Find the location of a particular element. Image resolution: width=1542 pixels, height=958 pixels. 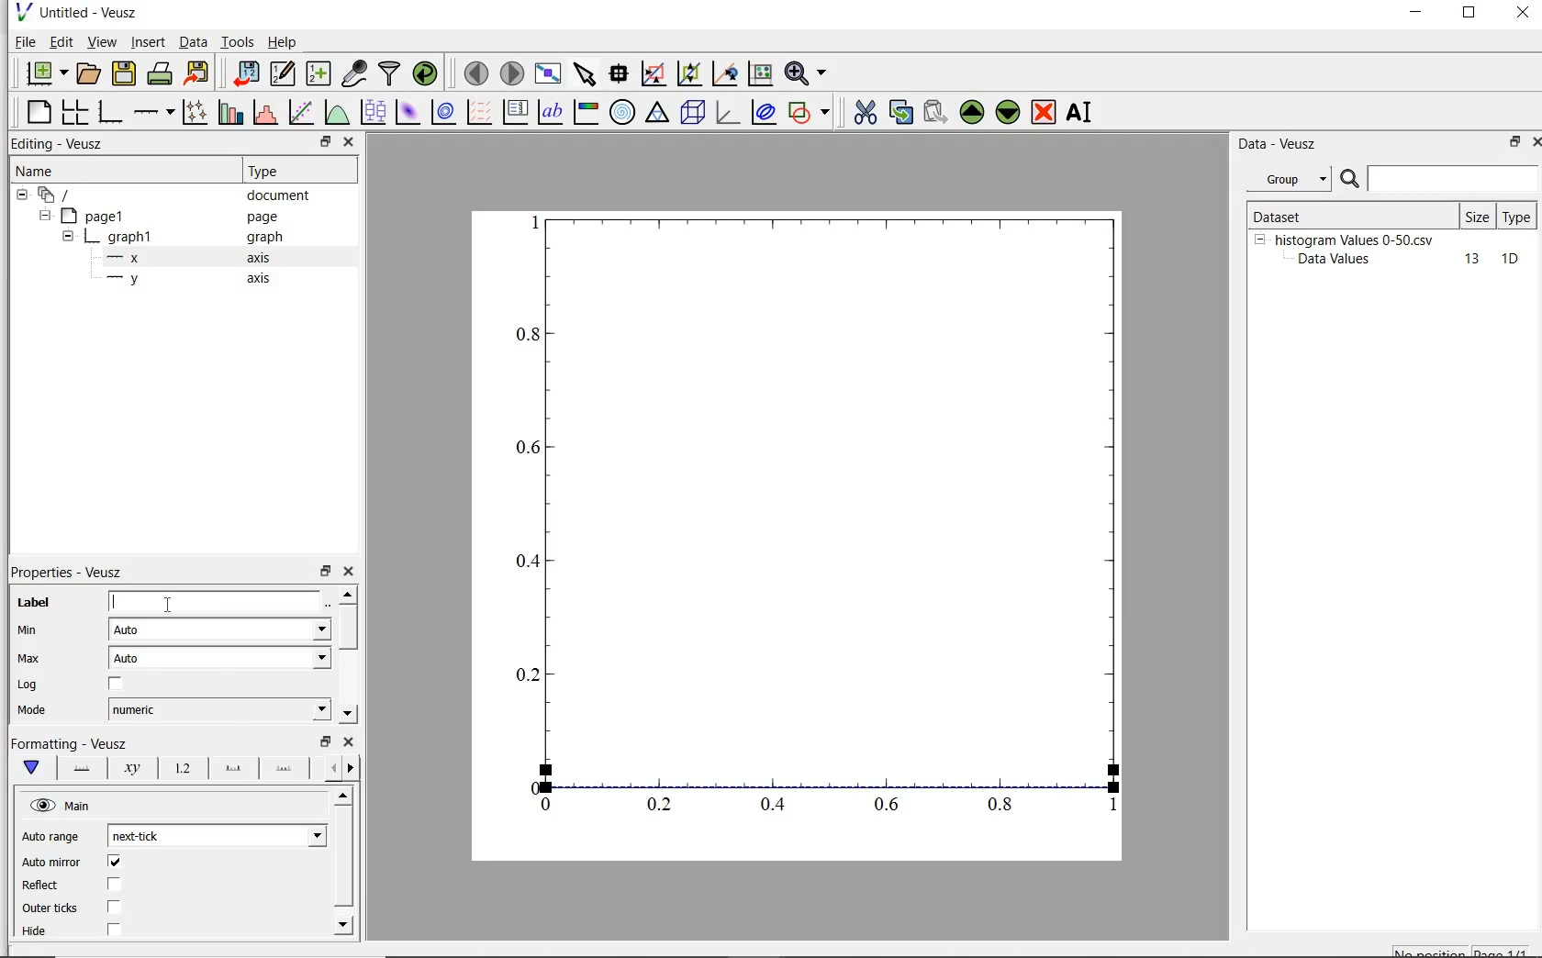

edit is located at coordinates (61, 41).